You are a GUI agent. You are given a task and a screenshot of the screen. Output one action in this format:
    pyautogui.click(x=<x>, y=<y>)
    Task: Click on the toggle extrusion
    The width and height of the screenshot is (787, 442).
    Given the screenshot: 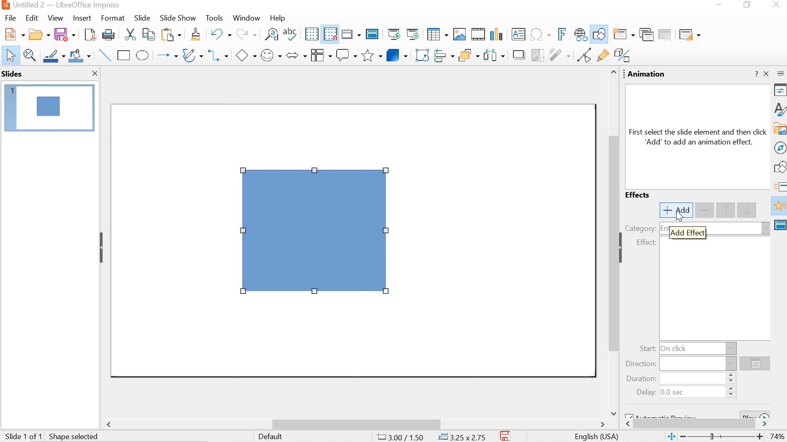 What is the action you would take?
    pyautogui.click(x=623, y=56)
    